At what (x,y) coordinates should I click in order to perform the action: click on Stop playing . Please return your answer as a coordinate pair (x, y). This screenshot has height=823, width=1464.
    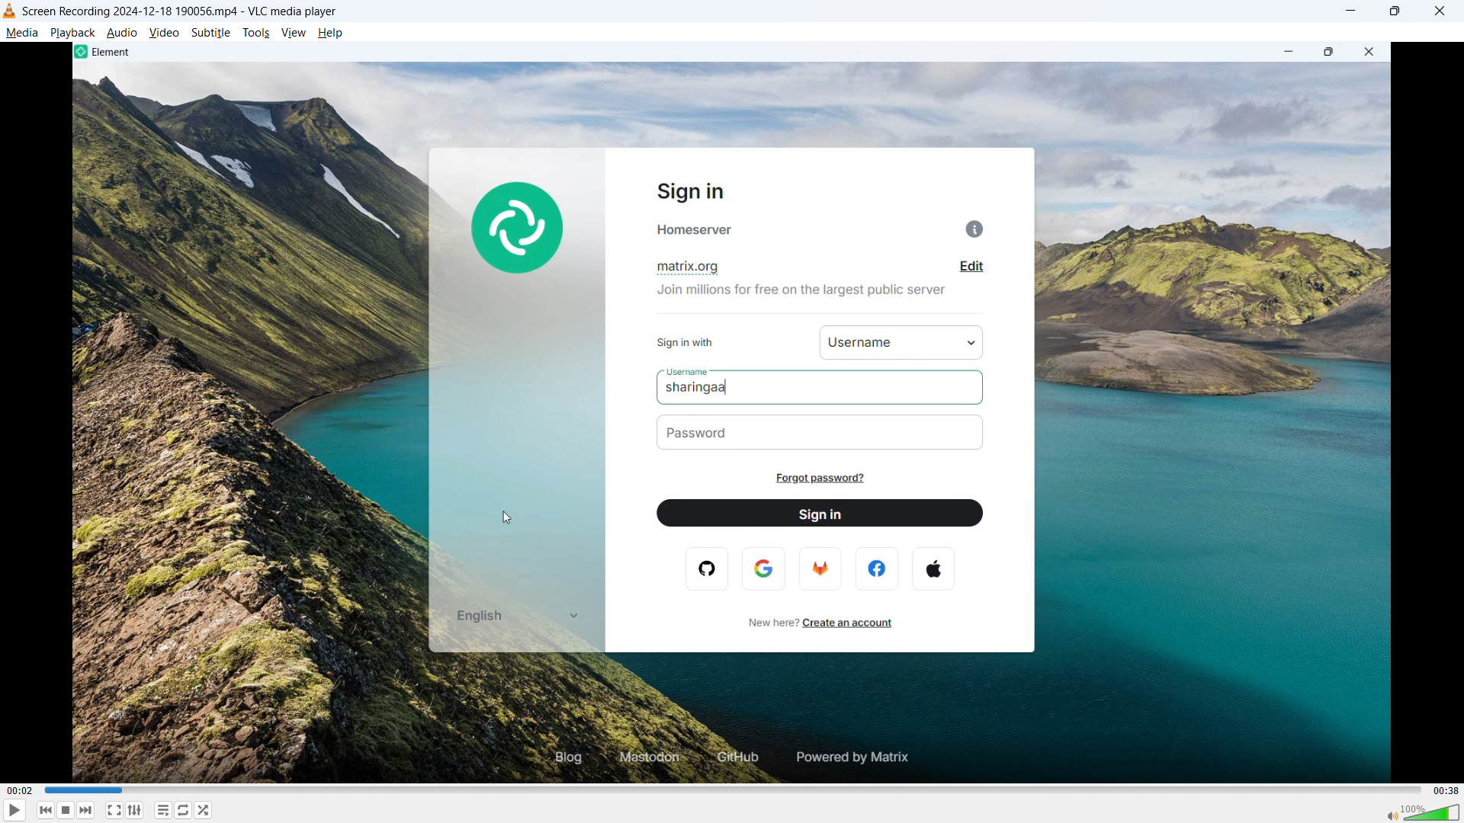
    Looking at the image, I should click on (66, 810).